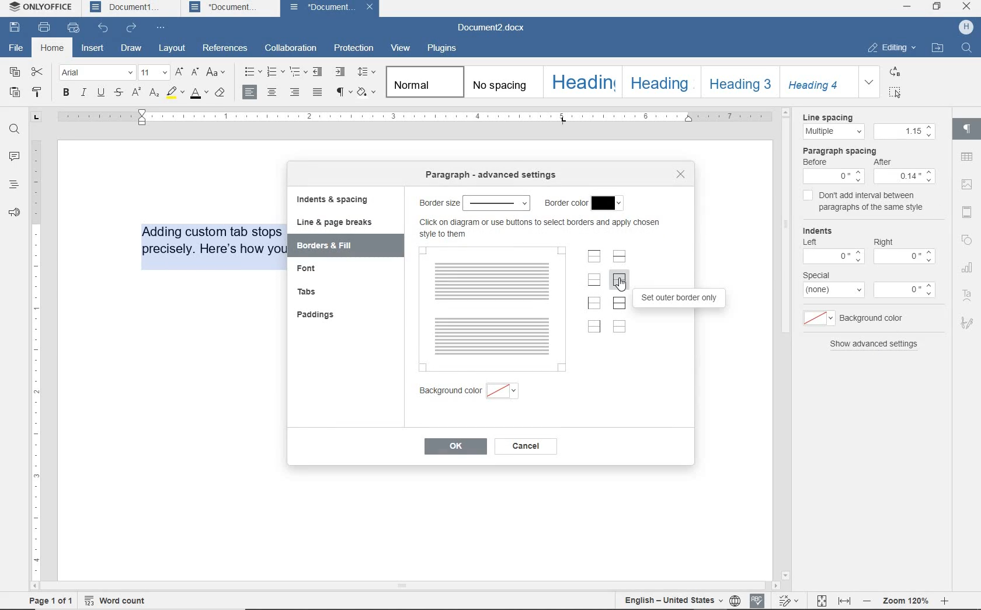  What do you see at coordinates (218, 73) in the screenshot?
I see `change case` at bounding box center [218, 73].